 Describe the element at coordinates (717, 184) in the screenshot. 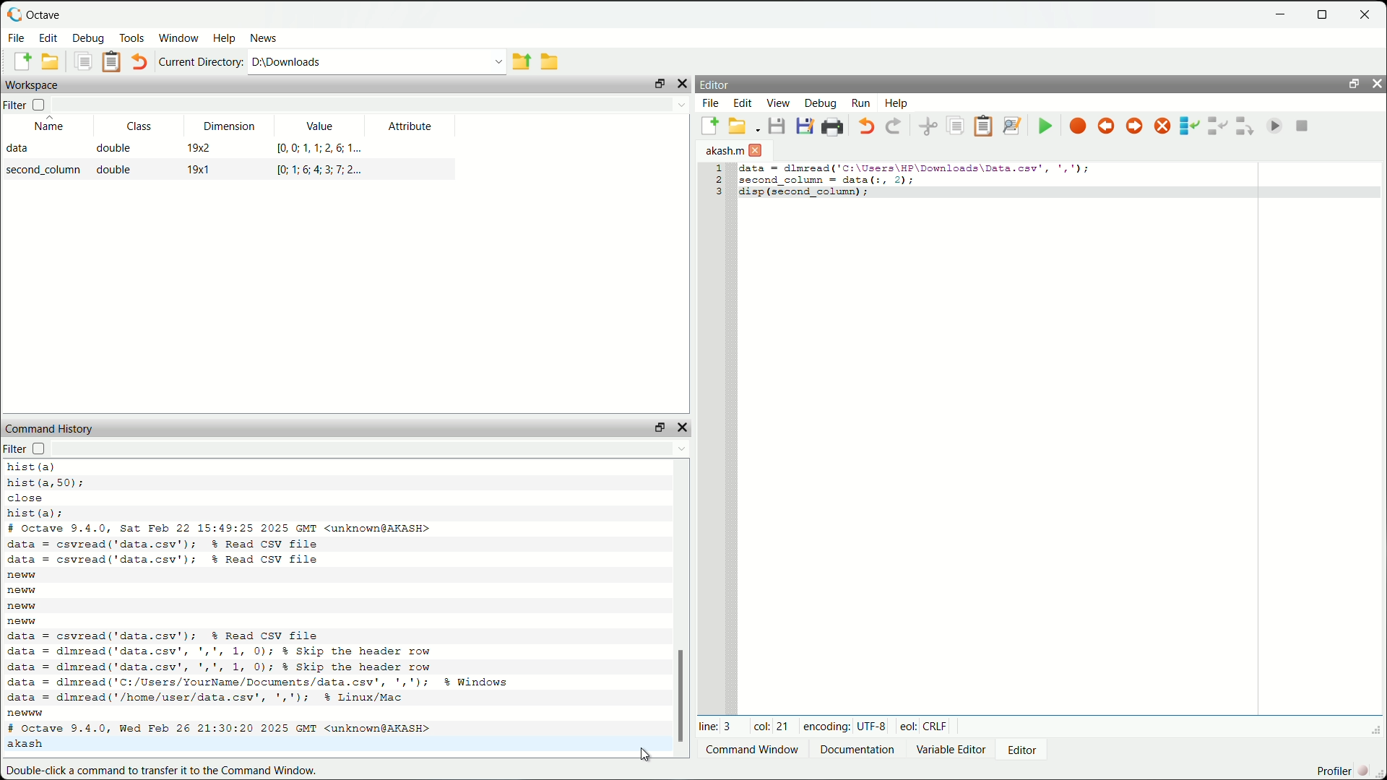

I see `serial numbers` at that location.